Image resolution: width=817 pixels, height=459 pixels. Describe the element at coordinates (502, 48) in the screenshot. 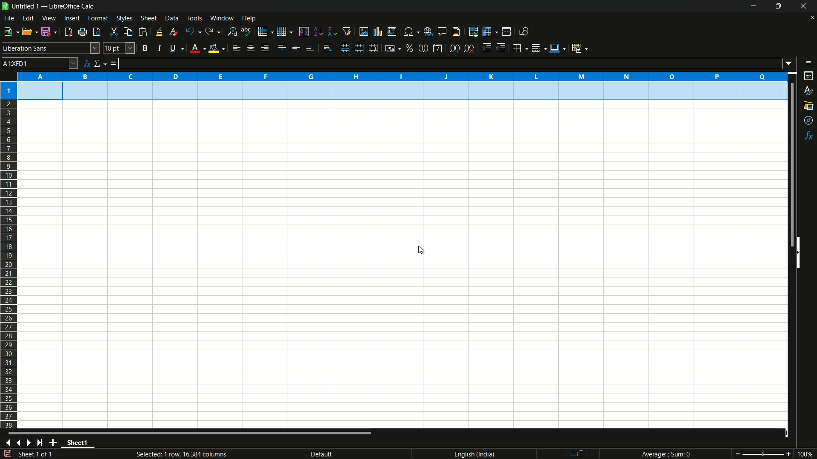

I see `decrease indentation` at that location.